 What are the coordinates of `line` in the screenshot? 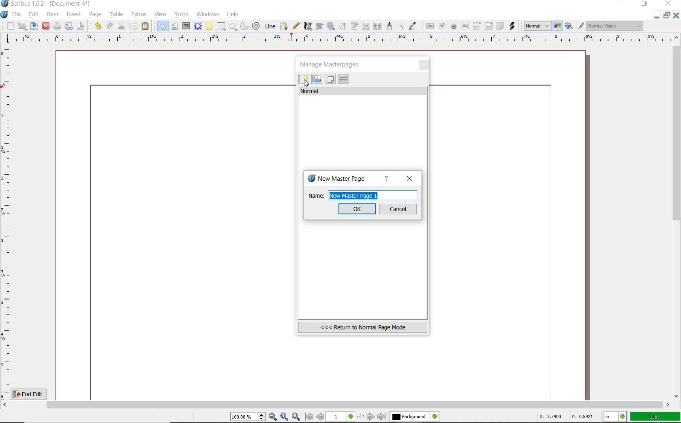 It's located at (270, 26).